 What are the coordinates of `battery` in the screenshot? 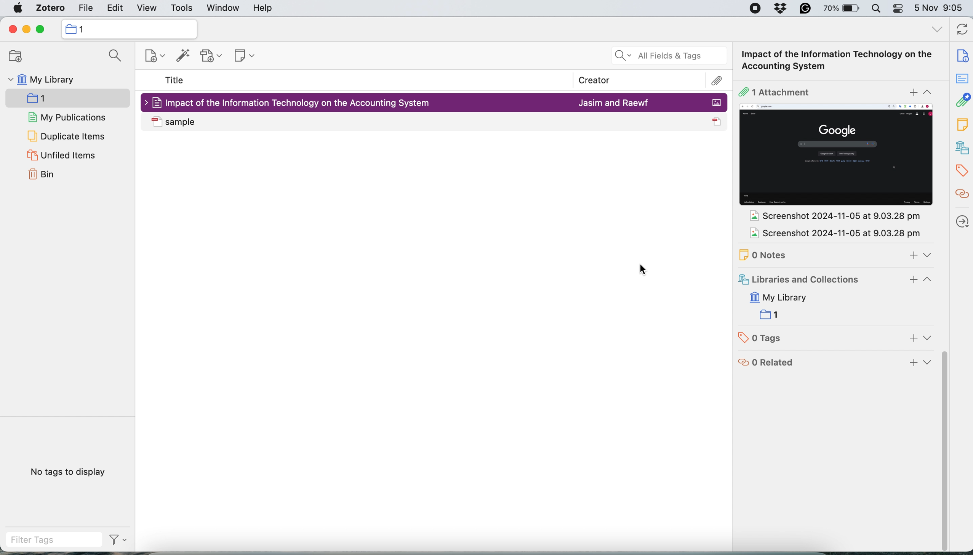 It's located at (839, 8).